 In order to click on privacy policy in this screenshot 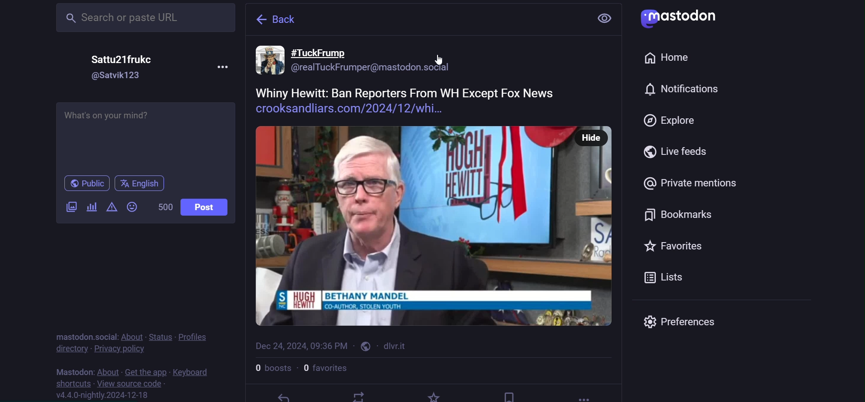, I will do `click(118, 349)`.